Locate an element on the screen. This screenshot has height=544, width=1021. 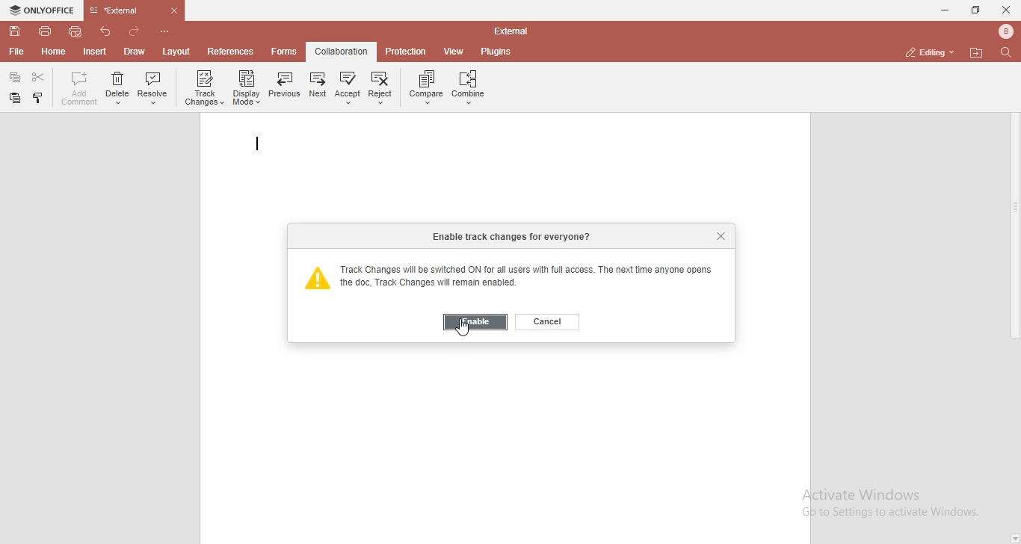
customise quick access toolbar is located at coordinates (164, 31).